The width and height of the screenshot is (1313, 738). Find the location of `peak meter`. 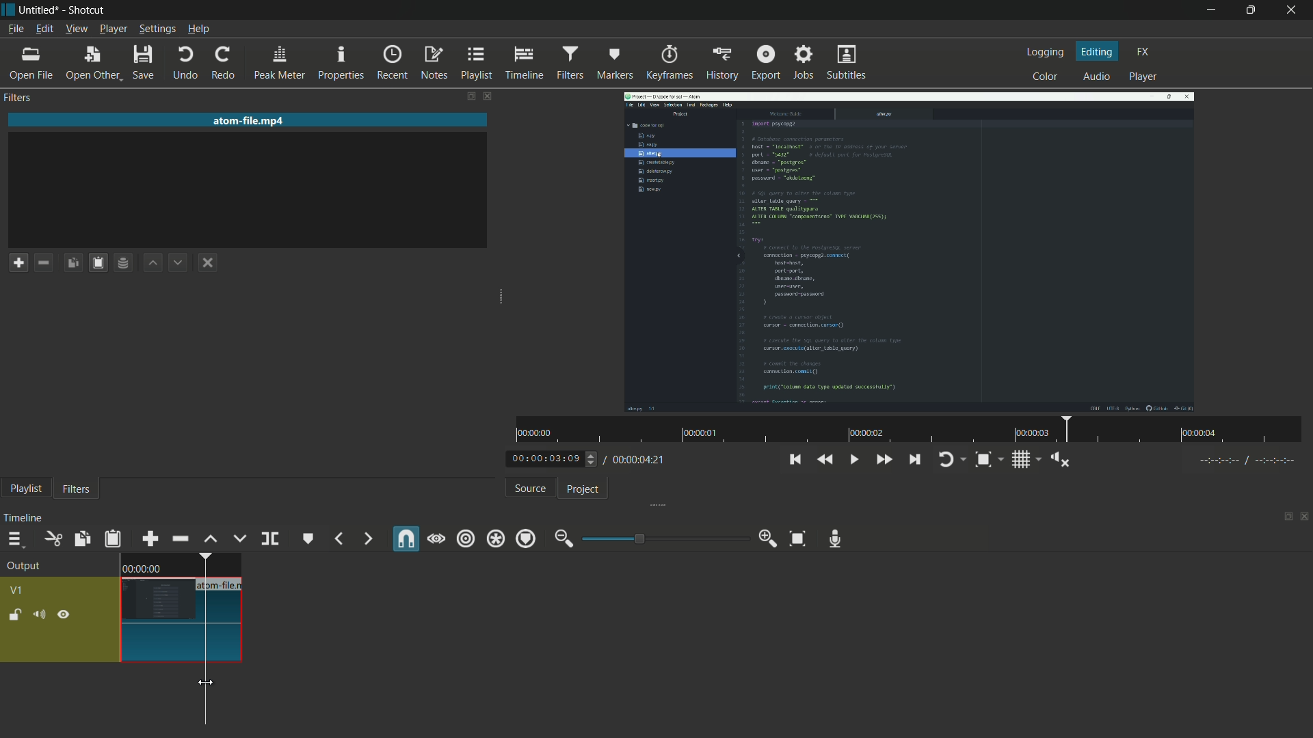

peak meter is located at coordinates (280, 64).